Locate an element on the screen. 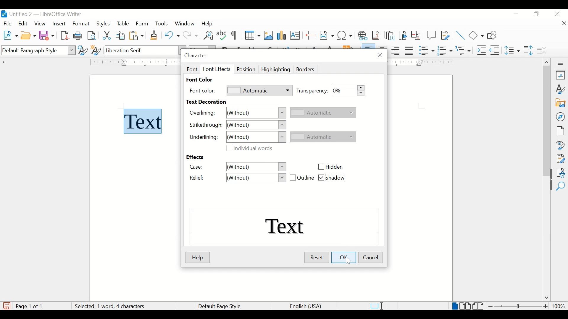 The width and height of the screenshot is (568, 319). text is located at coordinates (284, 226).